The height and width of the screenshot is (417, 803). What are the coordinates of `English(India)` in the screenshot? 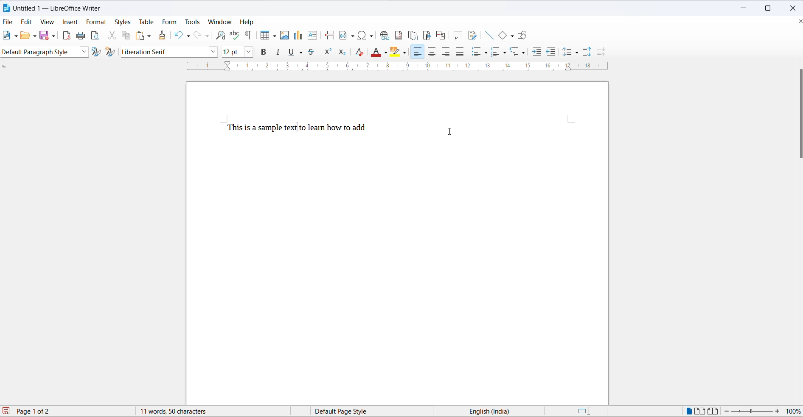 It's located at (494, 411).